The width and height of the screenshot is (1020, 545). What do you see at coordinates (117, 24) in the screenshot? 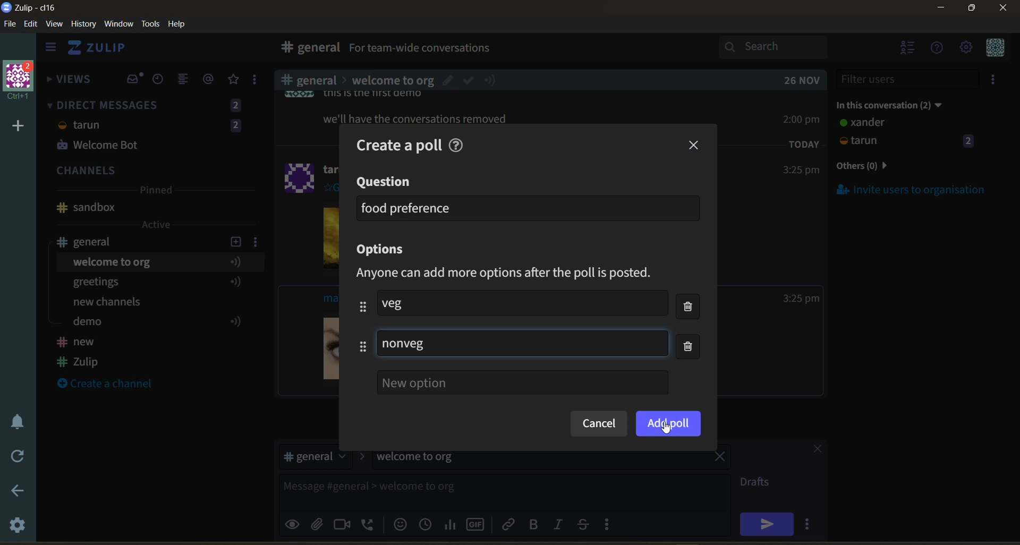
I see `window` at bounding box center [117, 24].